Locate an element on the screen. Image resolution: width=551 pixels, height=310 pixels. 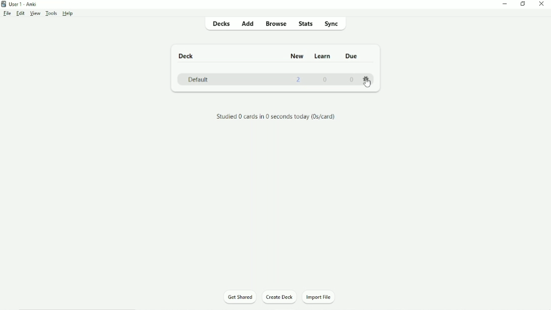
Stats is located at coordinates (306, 24).